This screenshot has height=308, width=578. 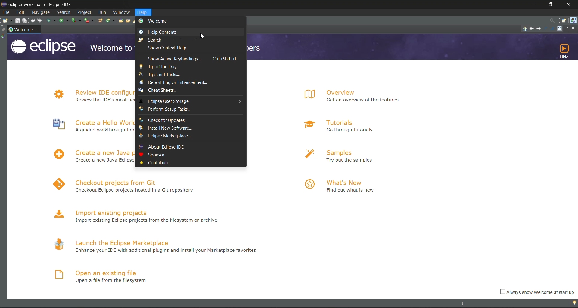 What do you see at coordinates (553, 21) in the screenshot?
I see `access commands and other items` at bounding box center [553, 21].